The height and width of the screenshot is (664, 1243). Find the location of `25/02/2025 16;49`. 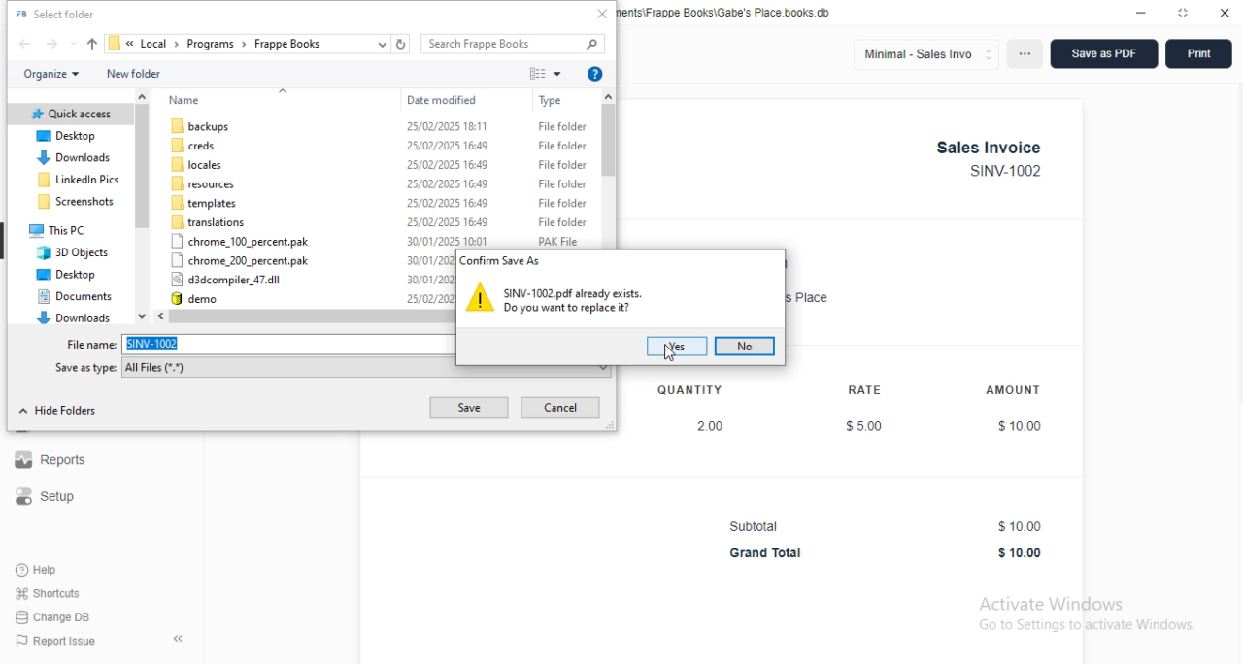

25/02/2025 16;49 is located at coordinates (447, 221).